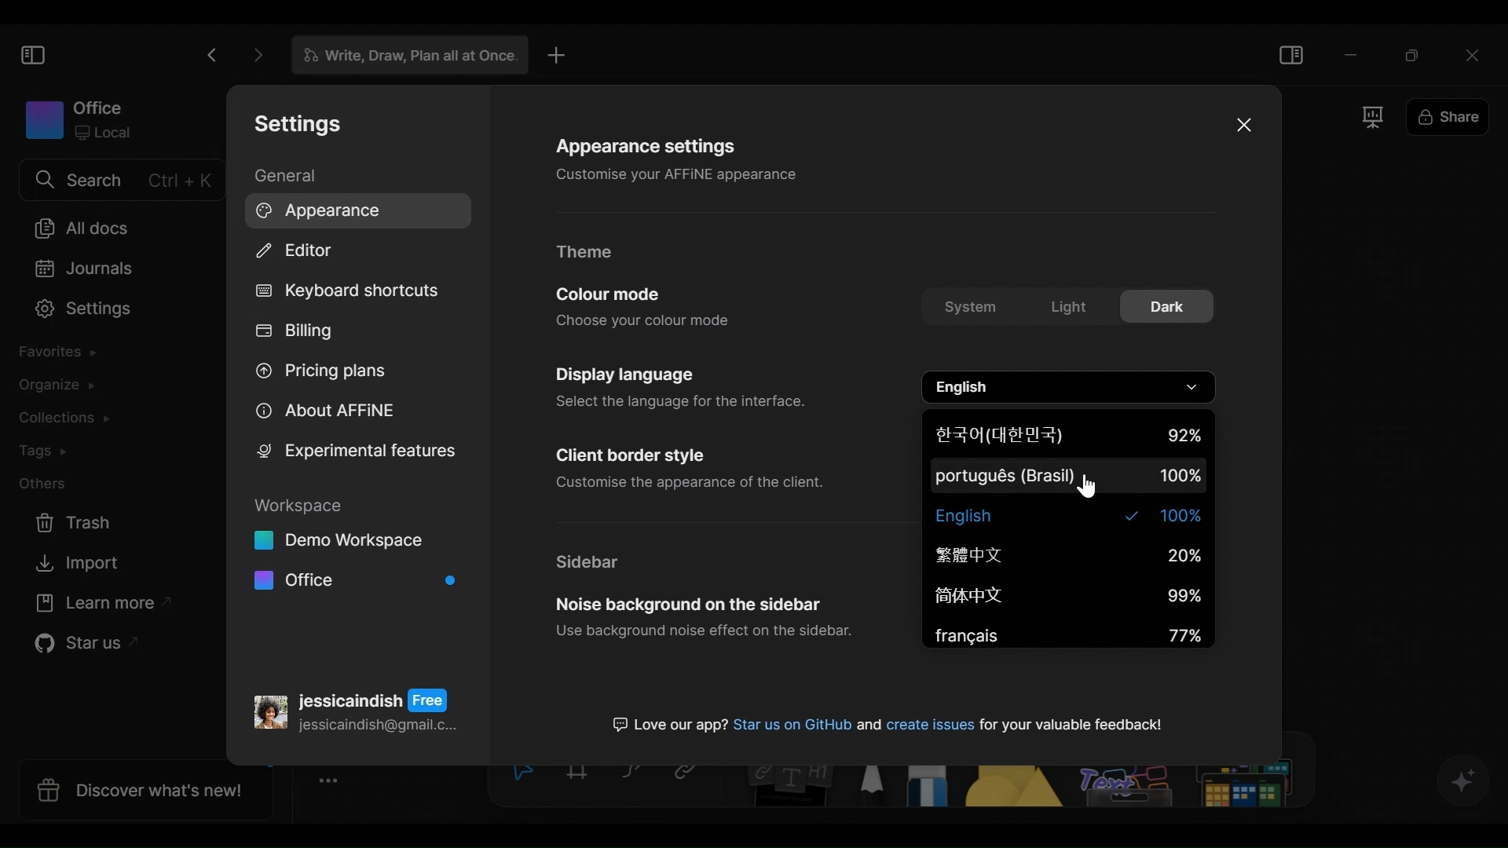 This screenshot has height=848, width=1508. What do you see at coordinates (298, 333) in the screenshot?
I see `Billing` at bounding box center [298, 333].